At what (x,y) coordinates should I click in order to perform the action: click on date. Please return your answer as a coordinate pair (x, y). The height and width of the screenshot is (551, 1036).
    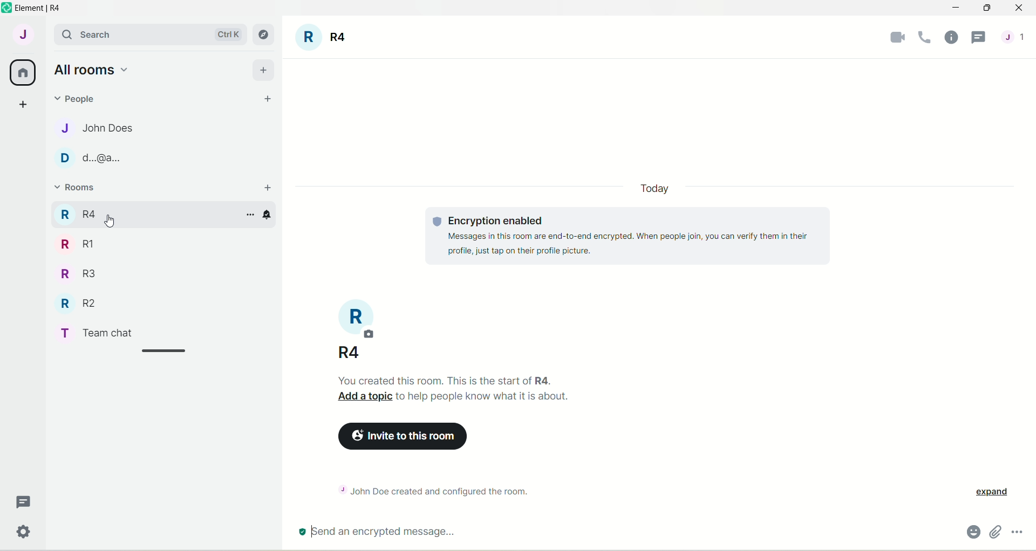
    Looking at the image, I should click on (653, 189).